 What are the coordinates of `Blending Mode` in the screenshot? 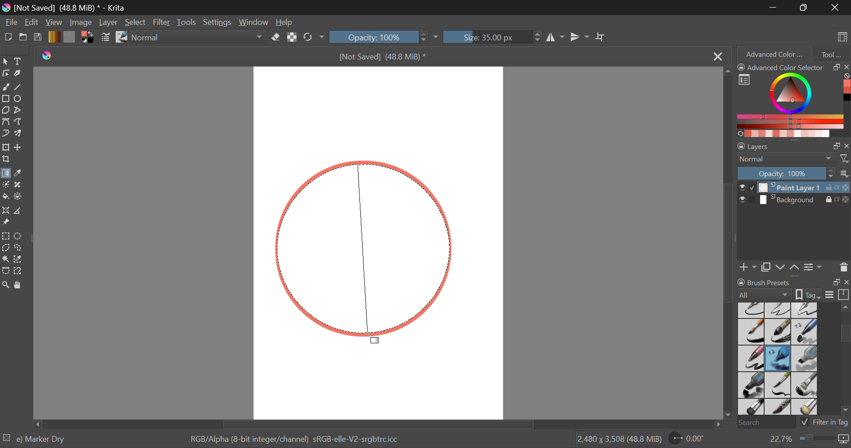 It's located at (793, 159).